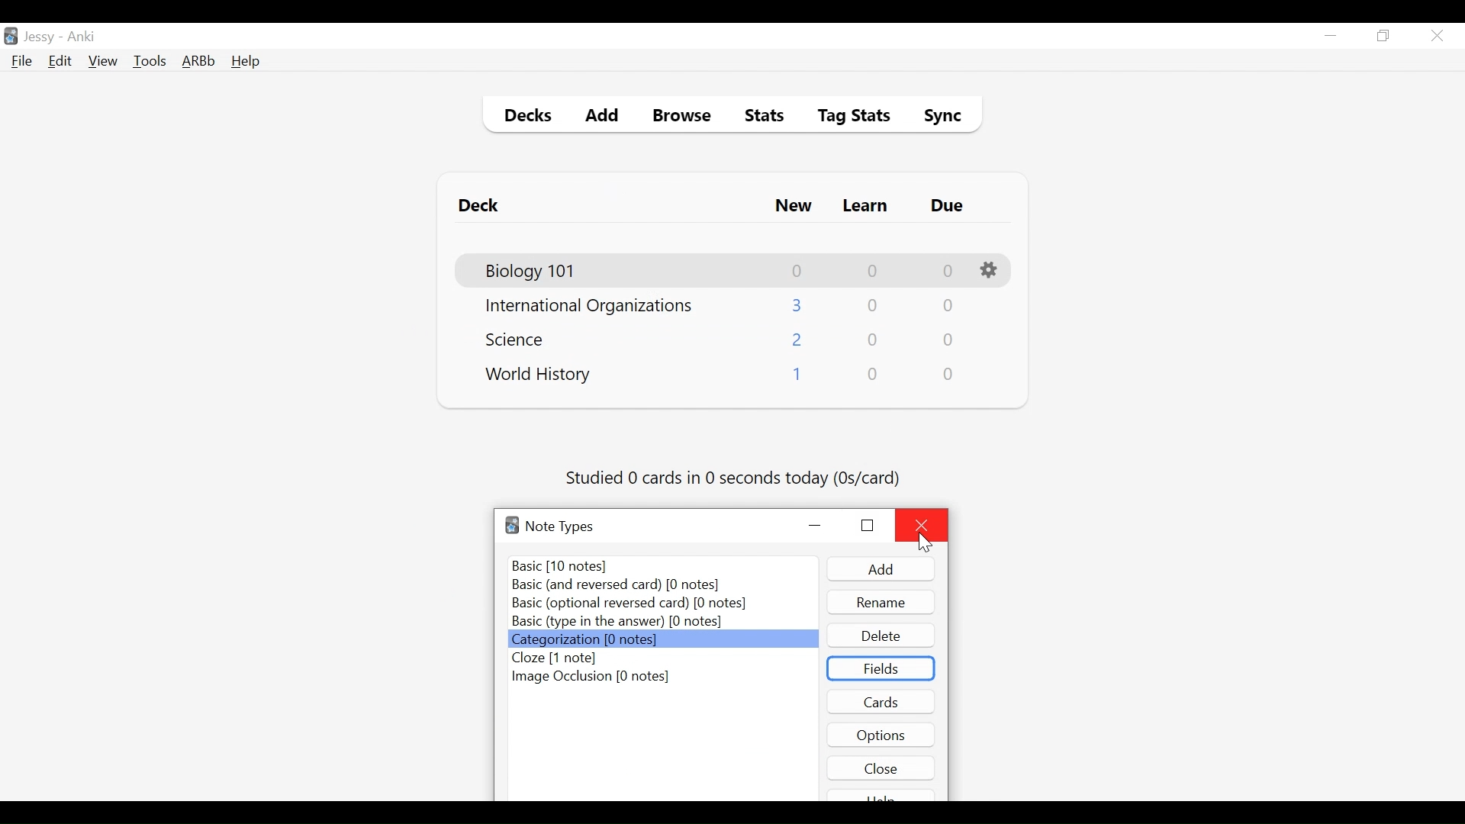 This screenshot has height=824, width=1465. I want to click on Tag Stats, so click(845, 117).